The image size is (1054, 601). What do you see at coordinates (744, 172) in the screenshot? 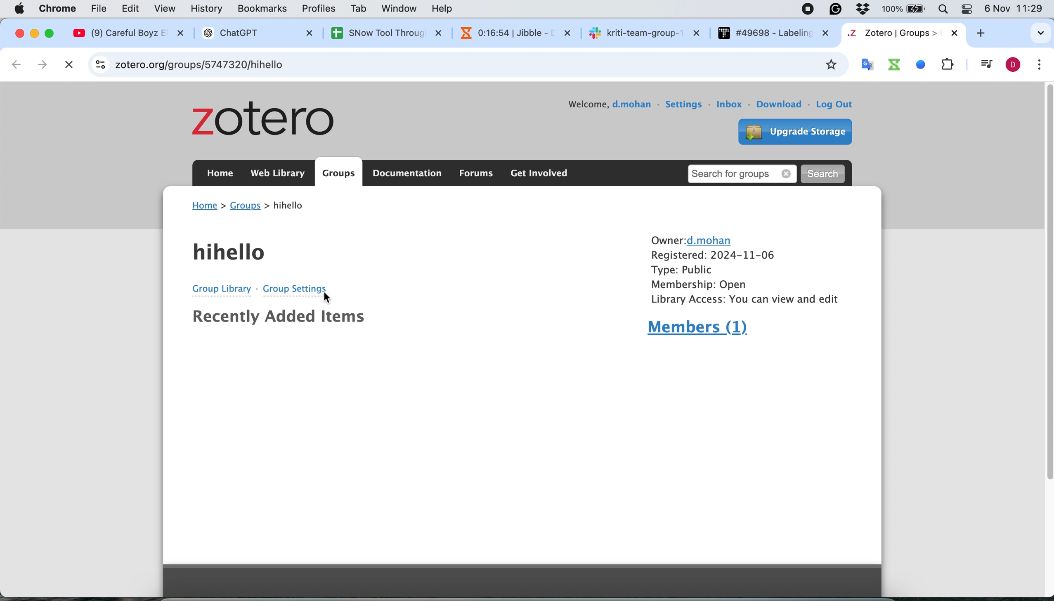
I see `search for groups` at bounding box center [744, 172].